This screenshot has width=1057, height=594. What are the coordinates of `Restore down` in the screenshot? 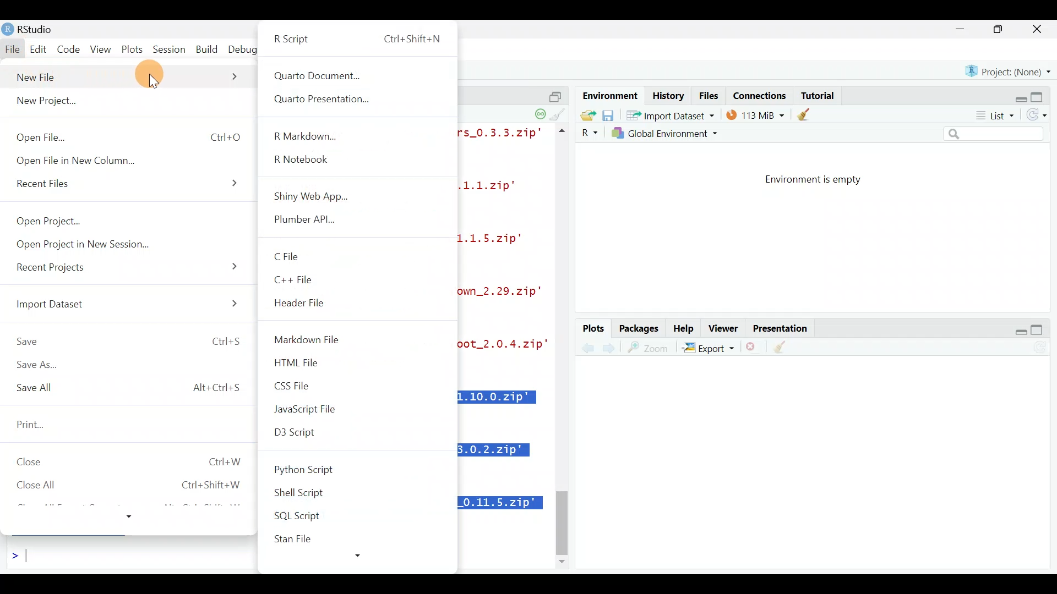 It's located at (1016, 95).